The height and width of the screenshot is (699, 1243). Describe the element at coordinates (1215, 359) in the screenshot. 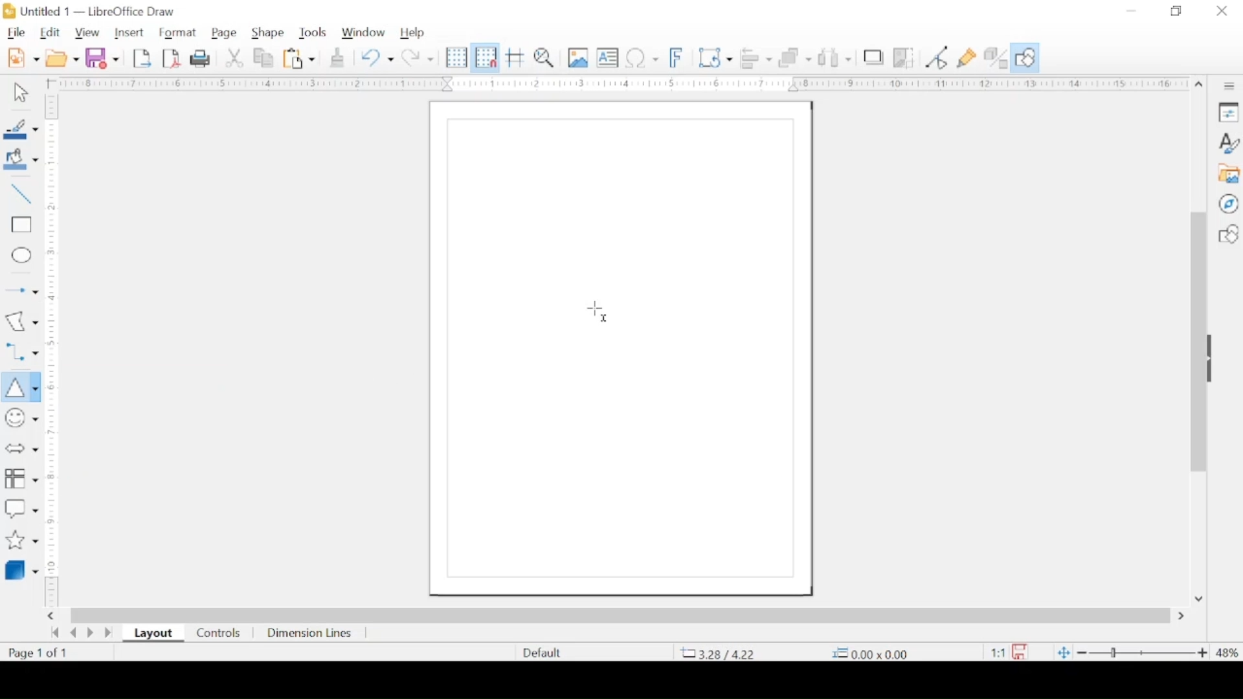

I see `drag handle` at that location.